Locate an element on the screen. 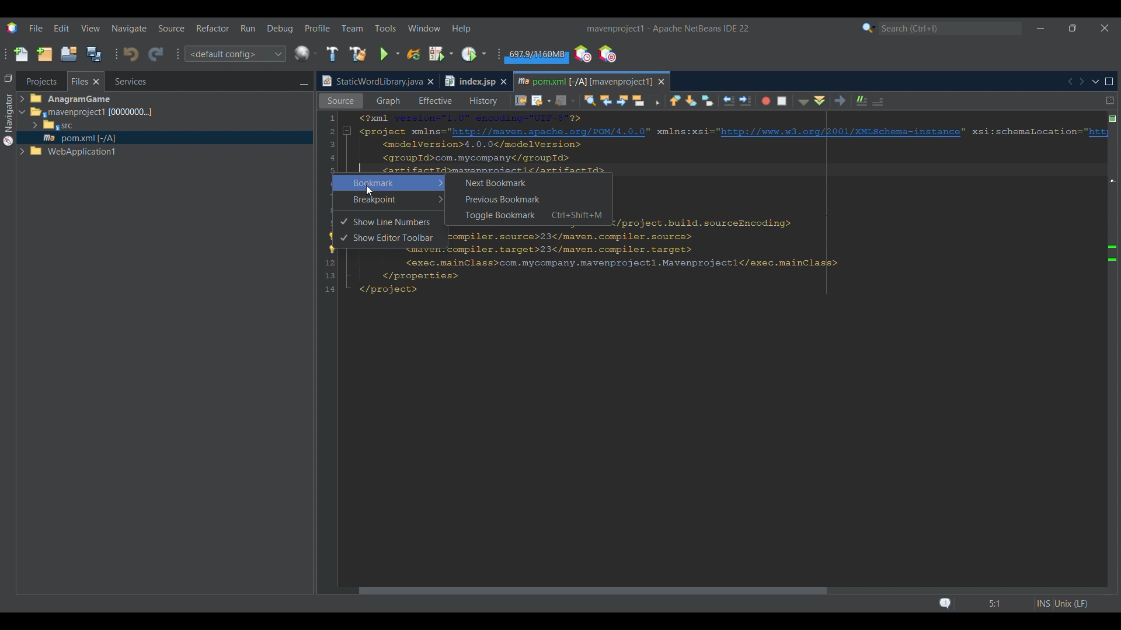 The width and height of the screenshot is (1121, 630). Bookmark is located at coordinates (1112, 140).